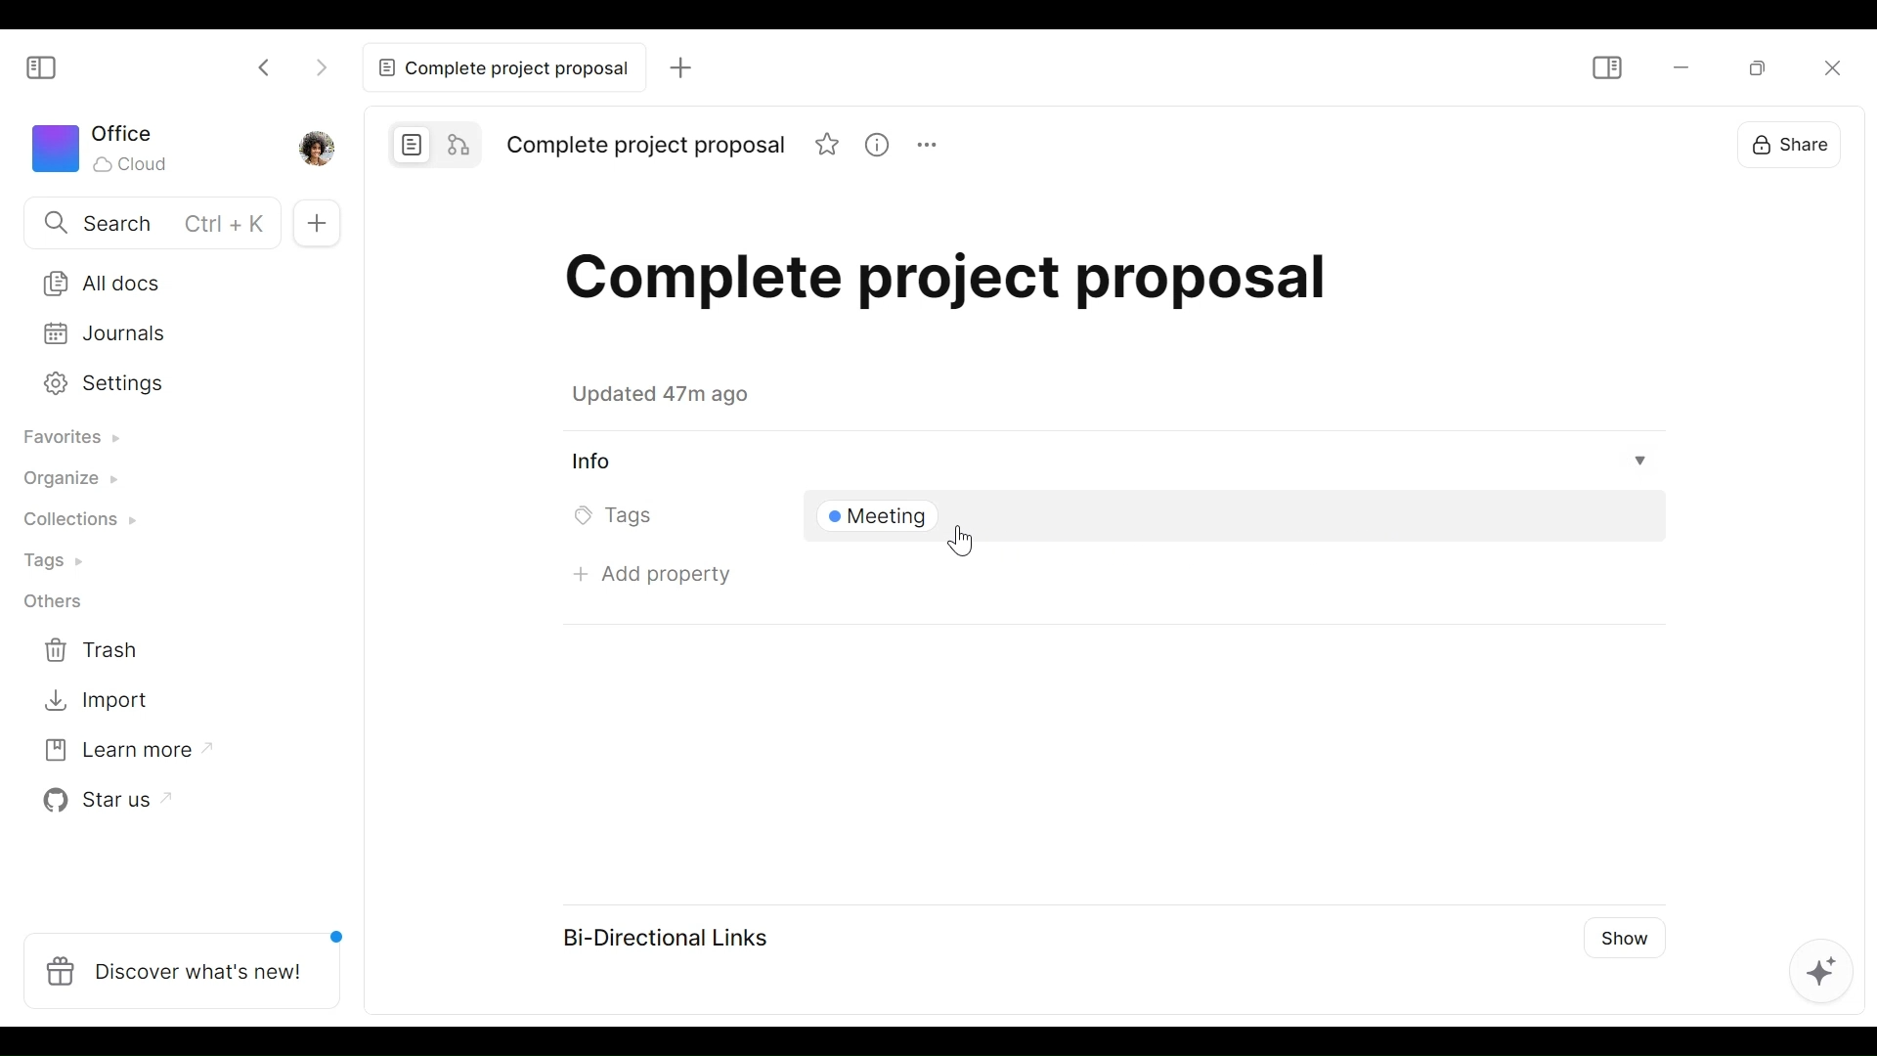 This screenshot has height=1056, width=1877. Describe the element at coordinates (977, 288) in the screenshot. I see `Title` at that location.